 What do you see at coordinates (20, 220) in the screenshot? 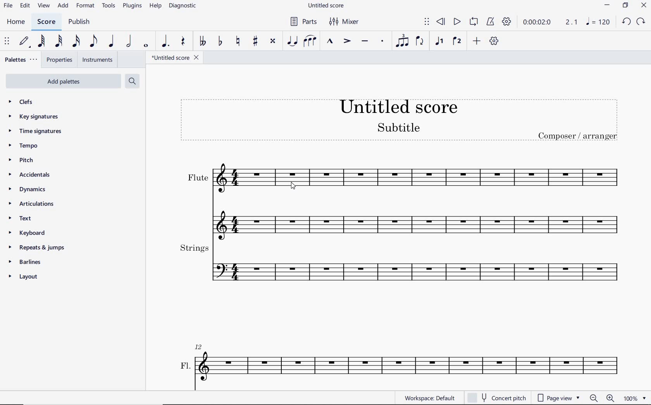
I see `text` at bounding box center [20, 220].